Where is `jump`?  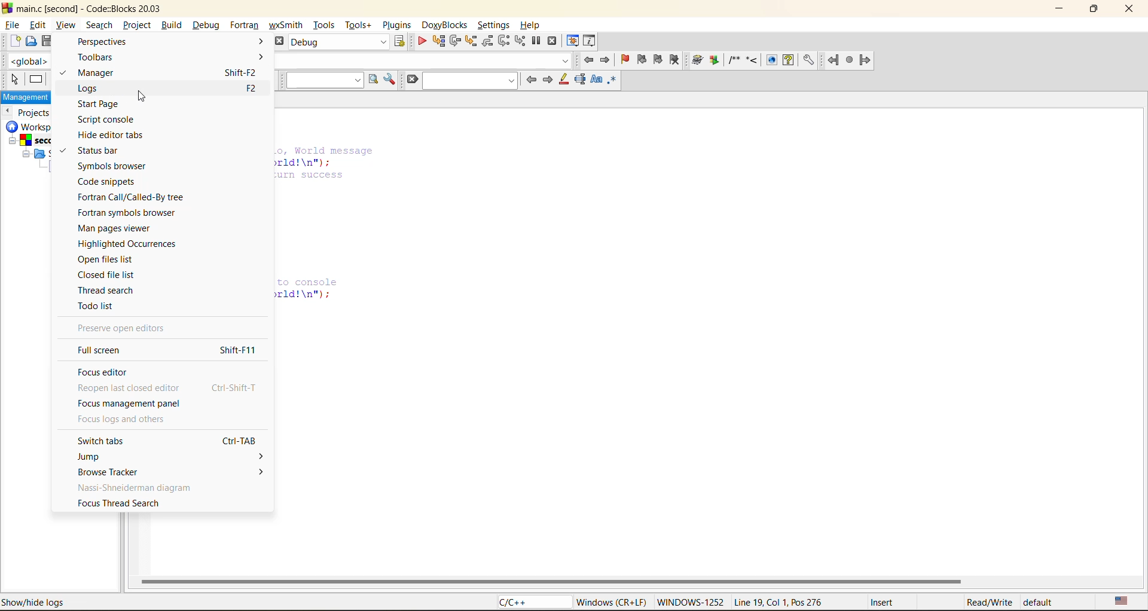 jump is located at coordinates (99, 456).